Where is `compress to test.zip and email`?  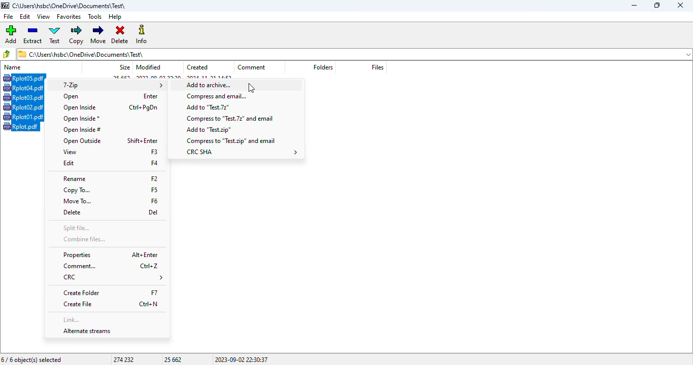 compress to test.zip and email is located at coordinates (230, 141).